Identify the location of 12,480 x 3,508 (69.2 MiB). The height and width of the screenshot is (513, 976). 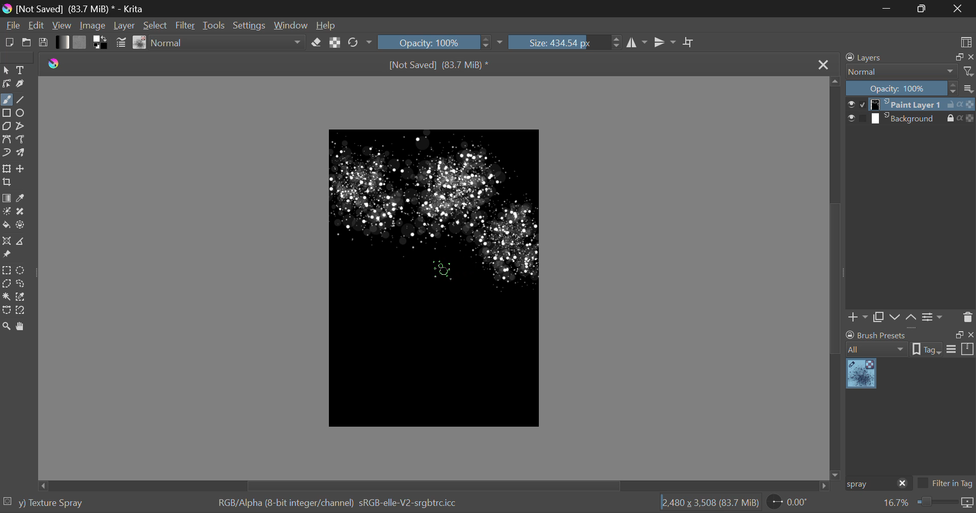
(710, 502).